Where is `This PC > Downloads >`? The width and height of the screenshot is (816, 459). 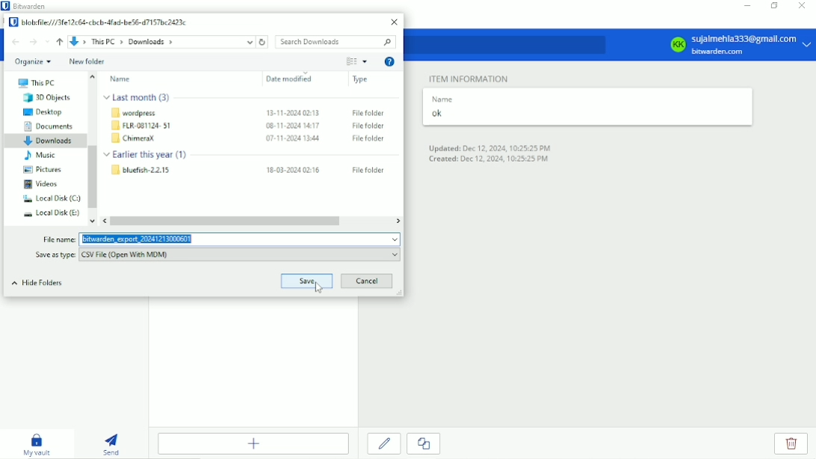
This PC > Downloads > is located at coordinates (164, 43).